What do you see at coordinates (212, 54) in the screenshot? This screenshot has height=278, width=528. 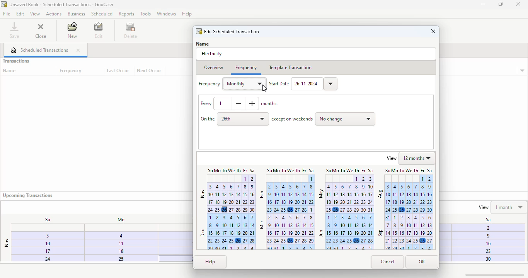 I see `Electricity` at bounding box center [212, 54].